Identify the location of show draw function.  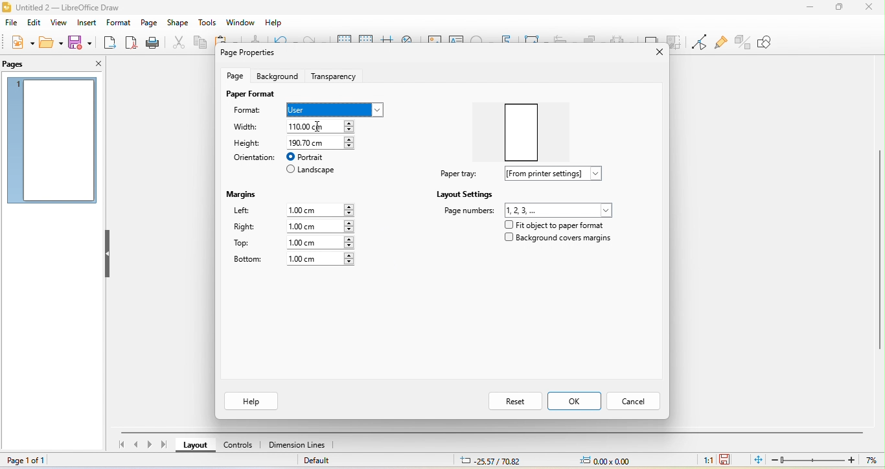
(774, 42).